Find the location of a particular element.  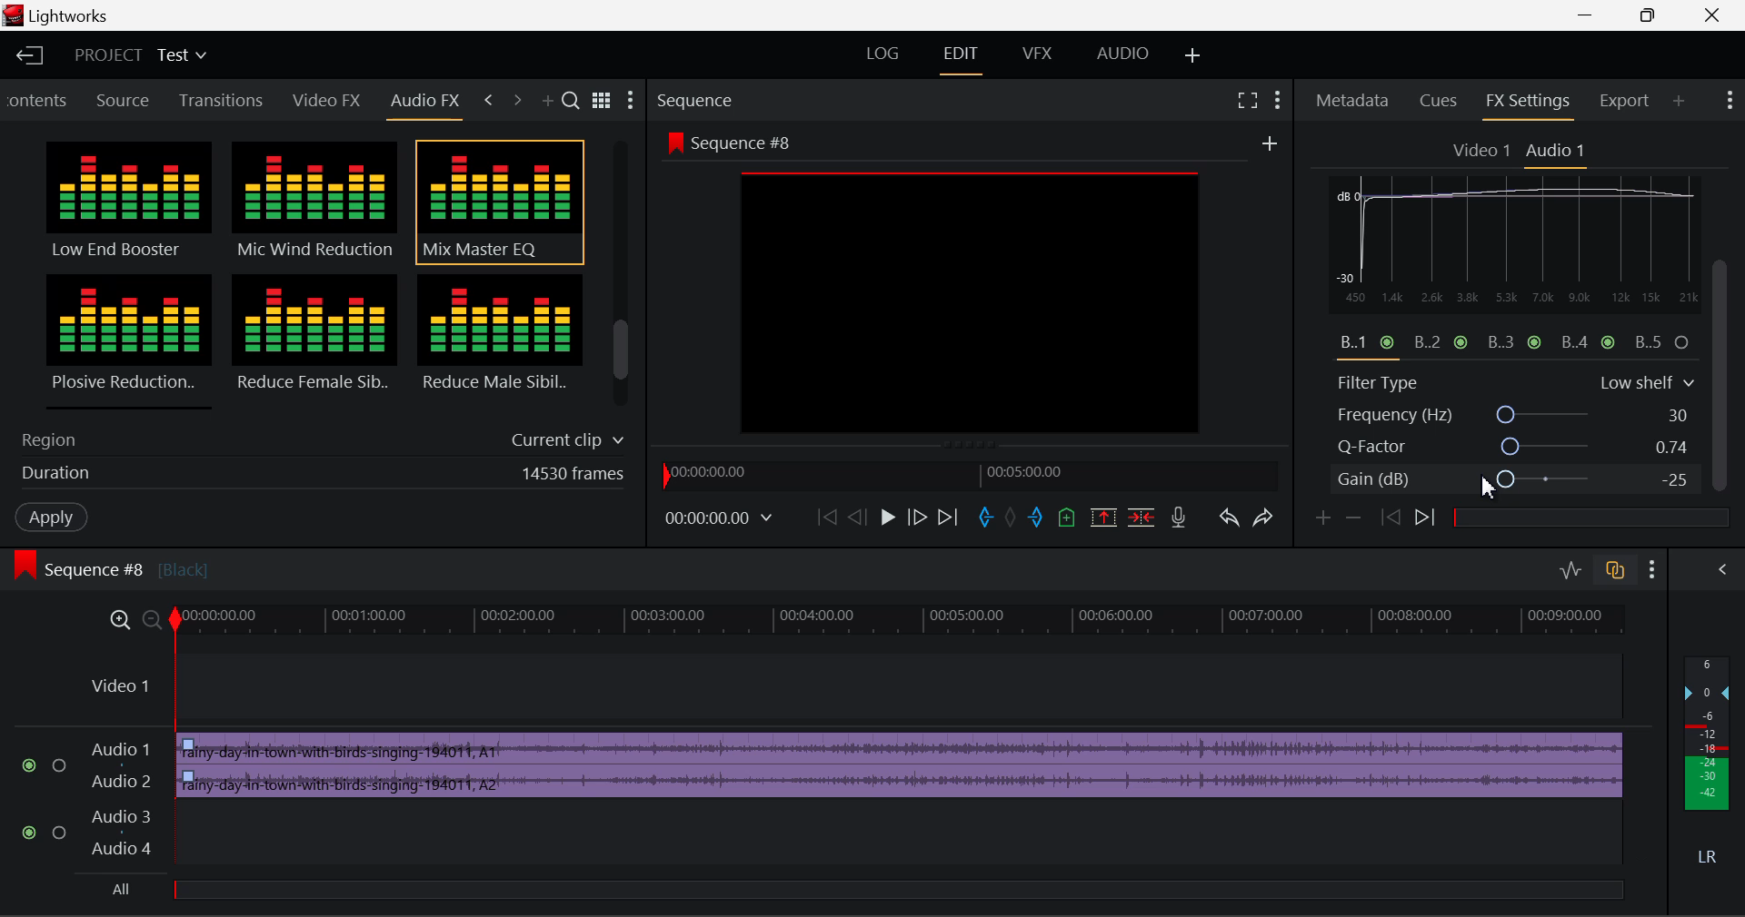

VFX Layout is located at coordinates (1041, 57).